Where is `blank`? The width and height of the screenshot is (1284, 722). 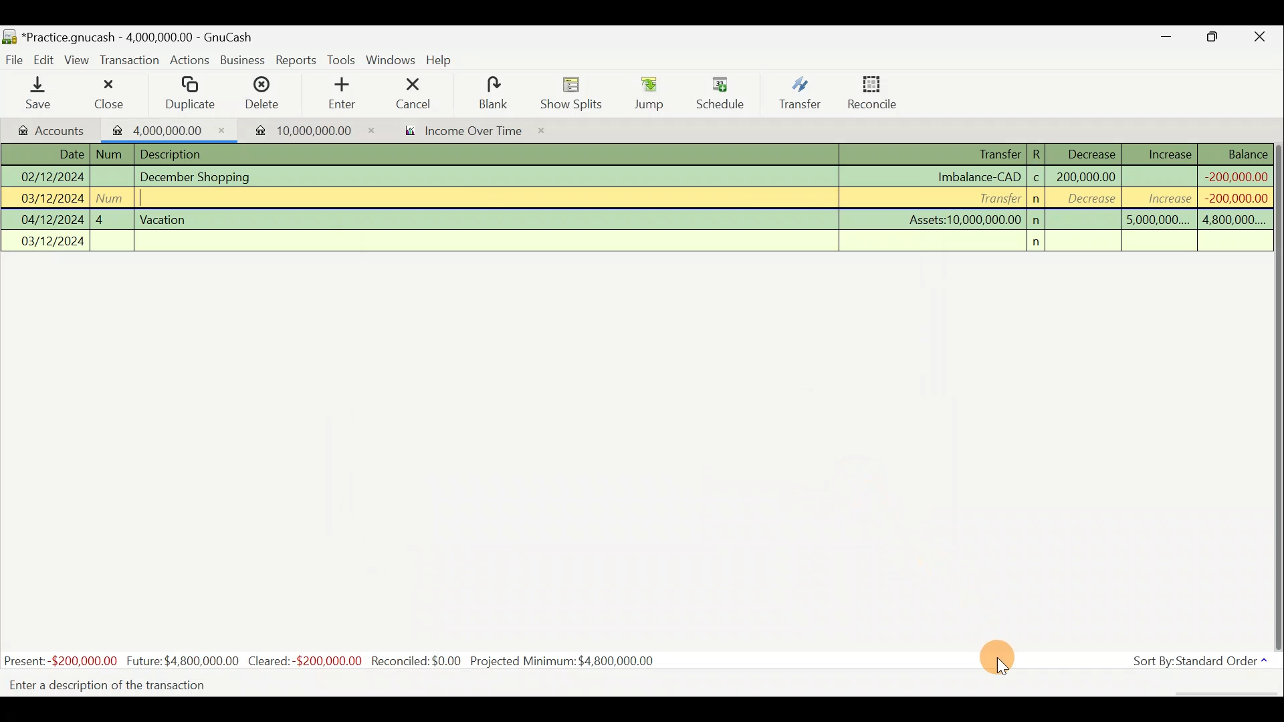 blank is located at coordinates (503, 93).